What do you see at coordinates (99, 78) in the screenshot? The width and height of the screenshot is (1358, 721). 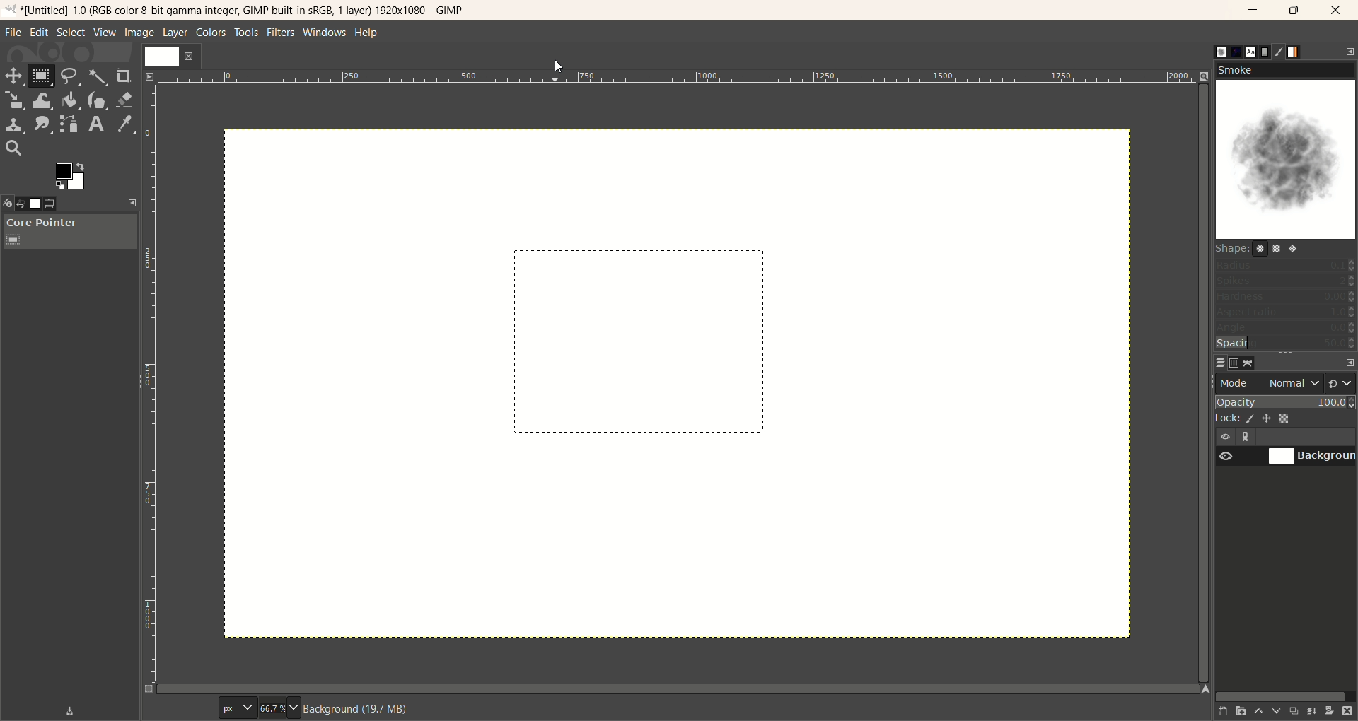 I see `fuzzy select tool` at bounding box center [99, 78].